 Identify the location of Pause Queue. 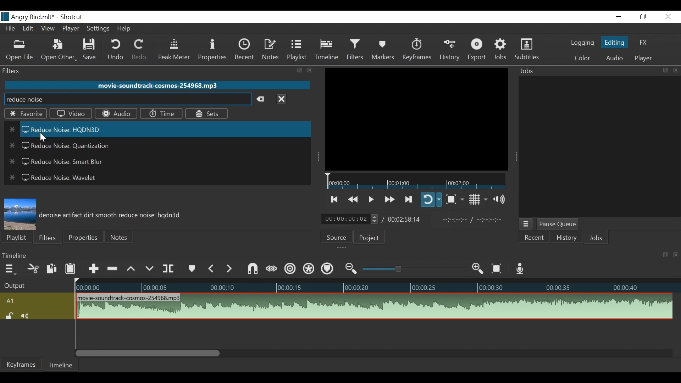
(558, 224).